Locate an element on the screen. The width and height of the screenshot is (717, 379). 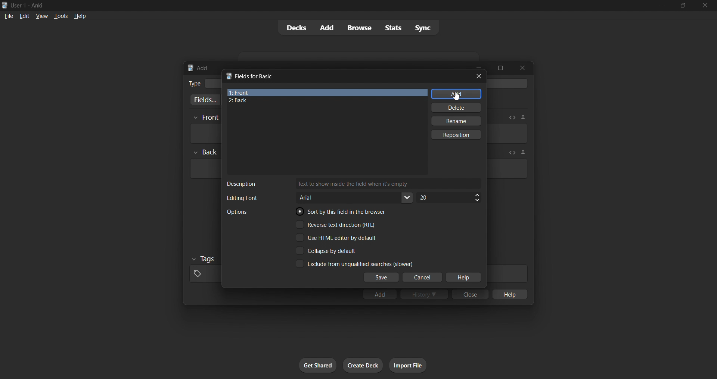
edit is located at coordinates (25, 16).